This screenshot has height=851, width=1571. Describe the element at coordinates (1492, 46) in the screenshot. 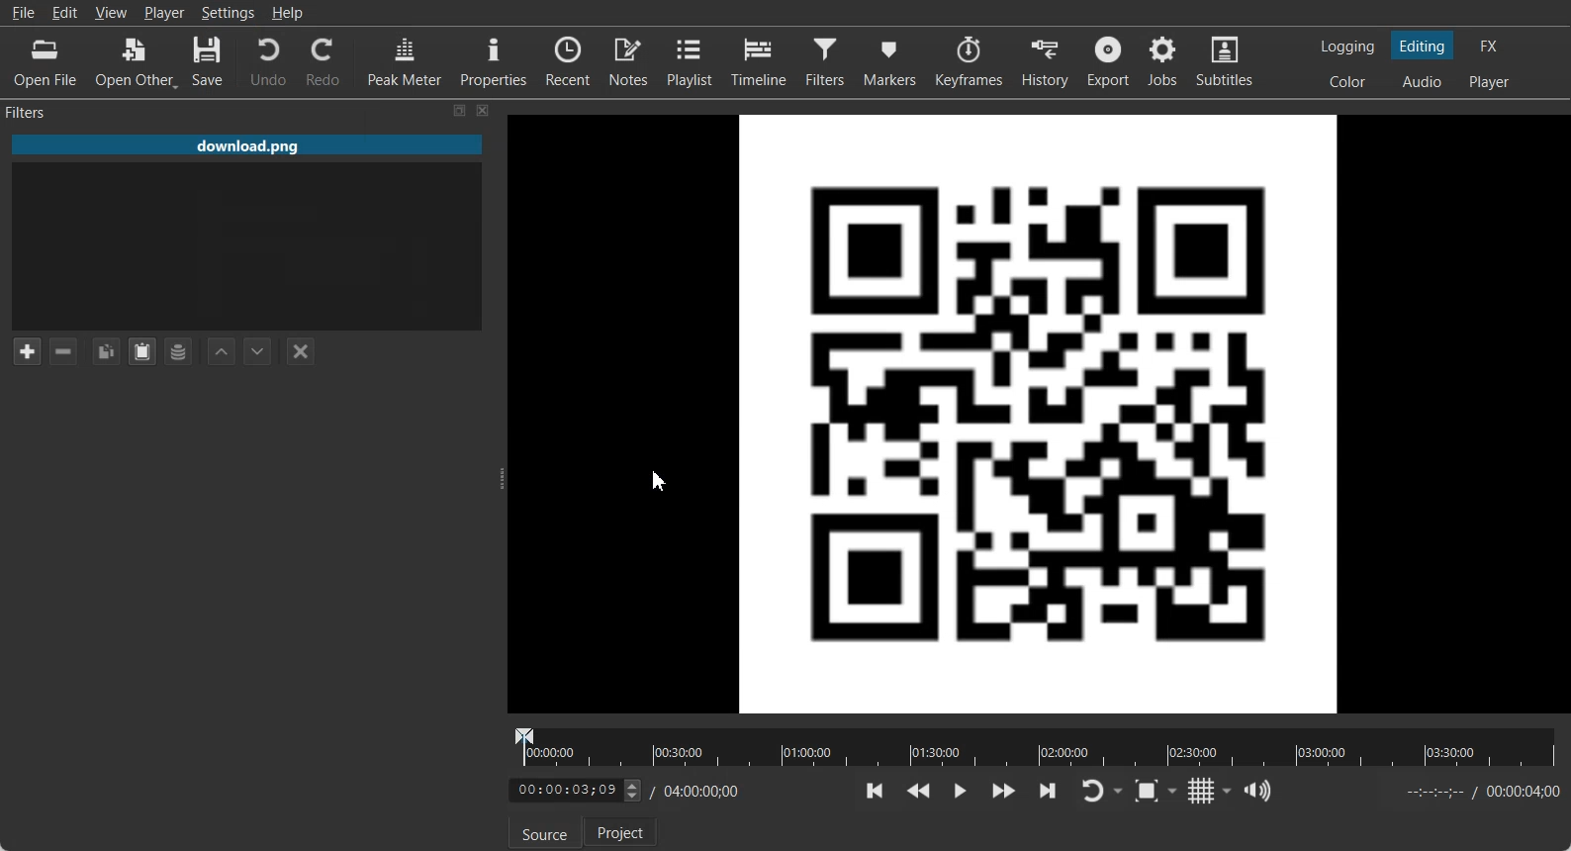

I see `Switch to the effect only layout` at that location.